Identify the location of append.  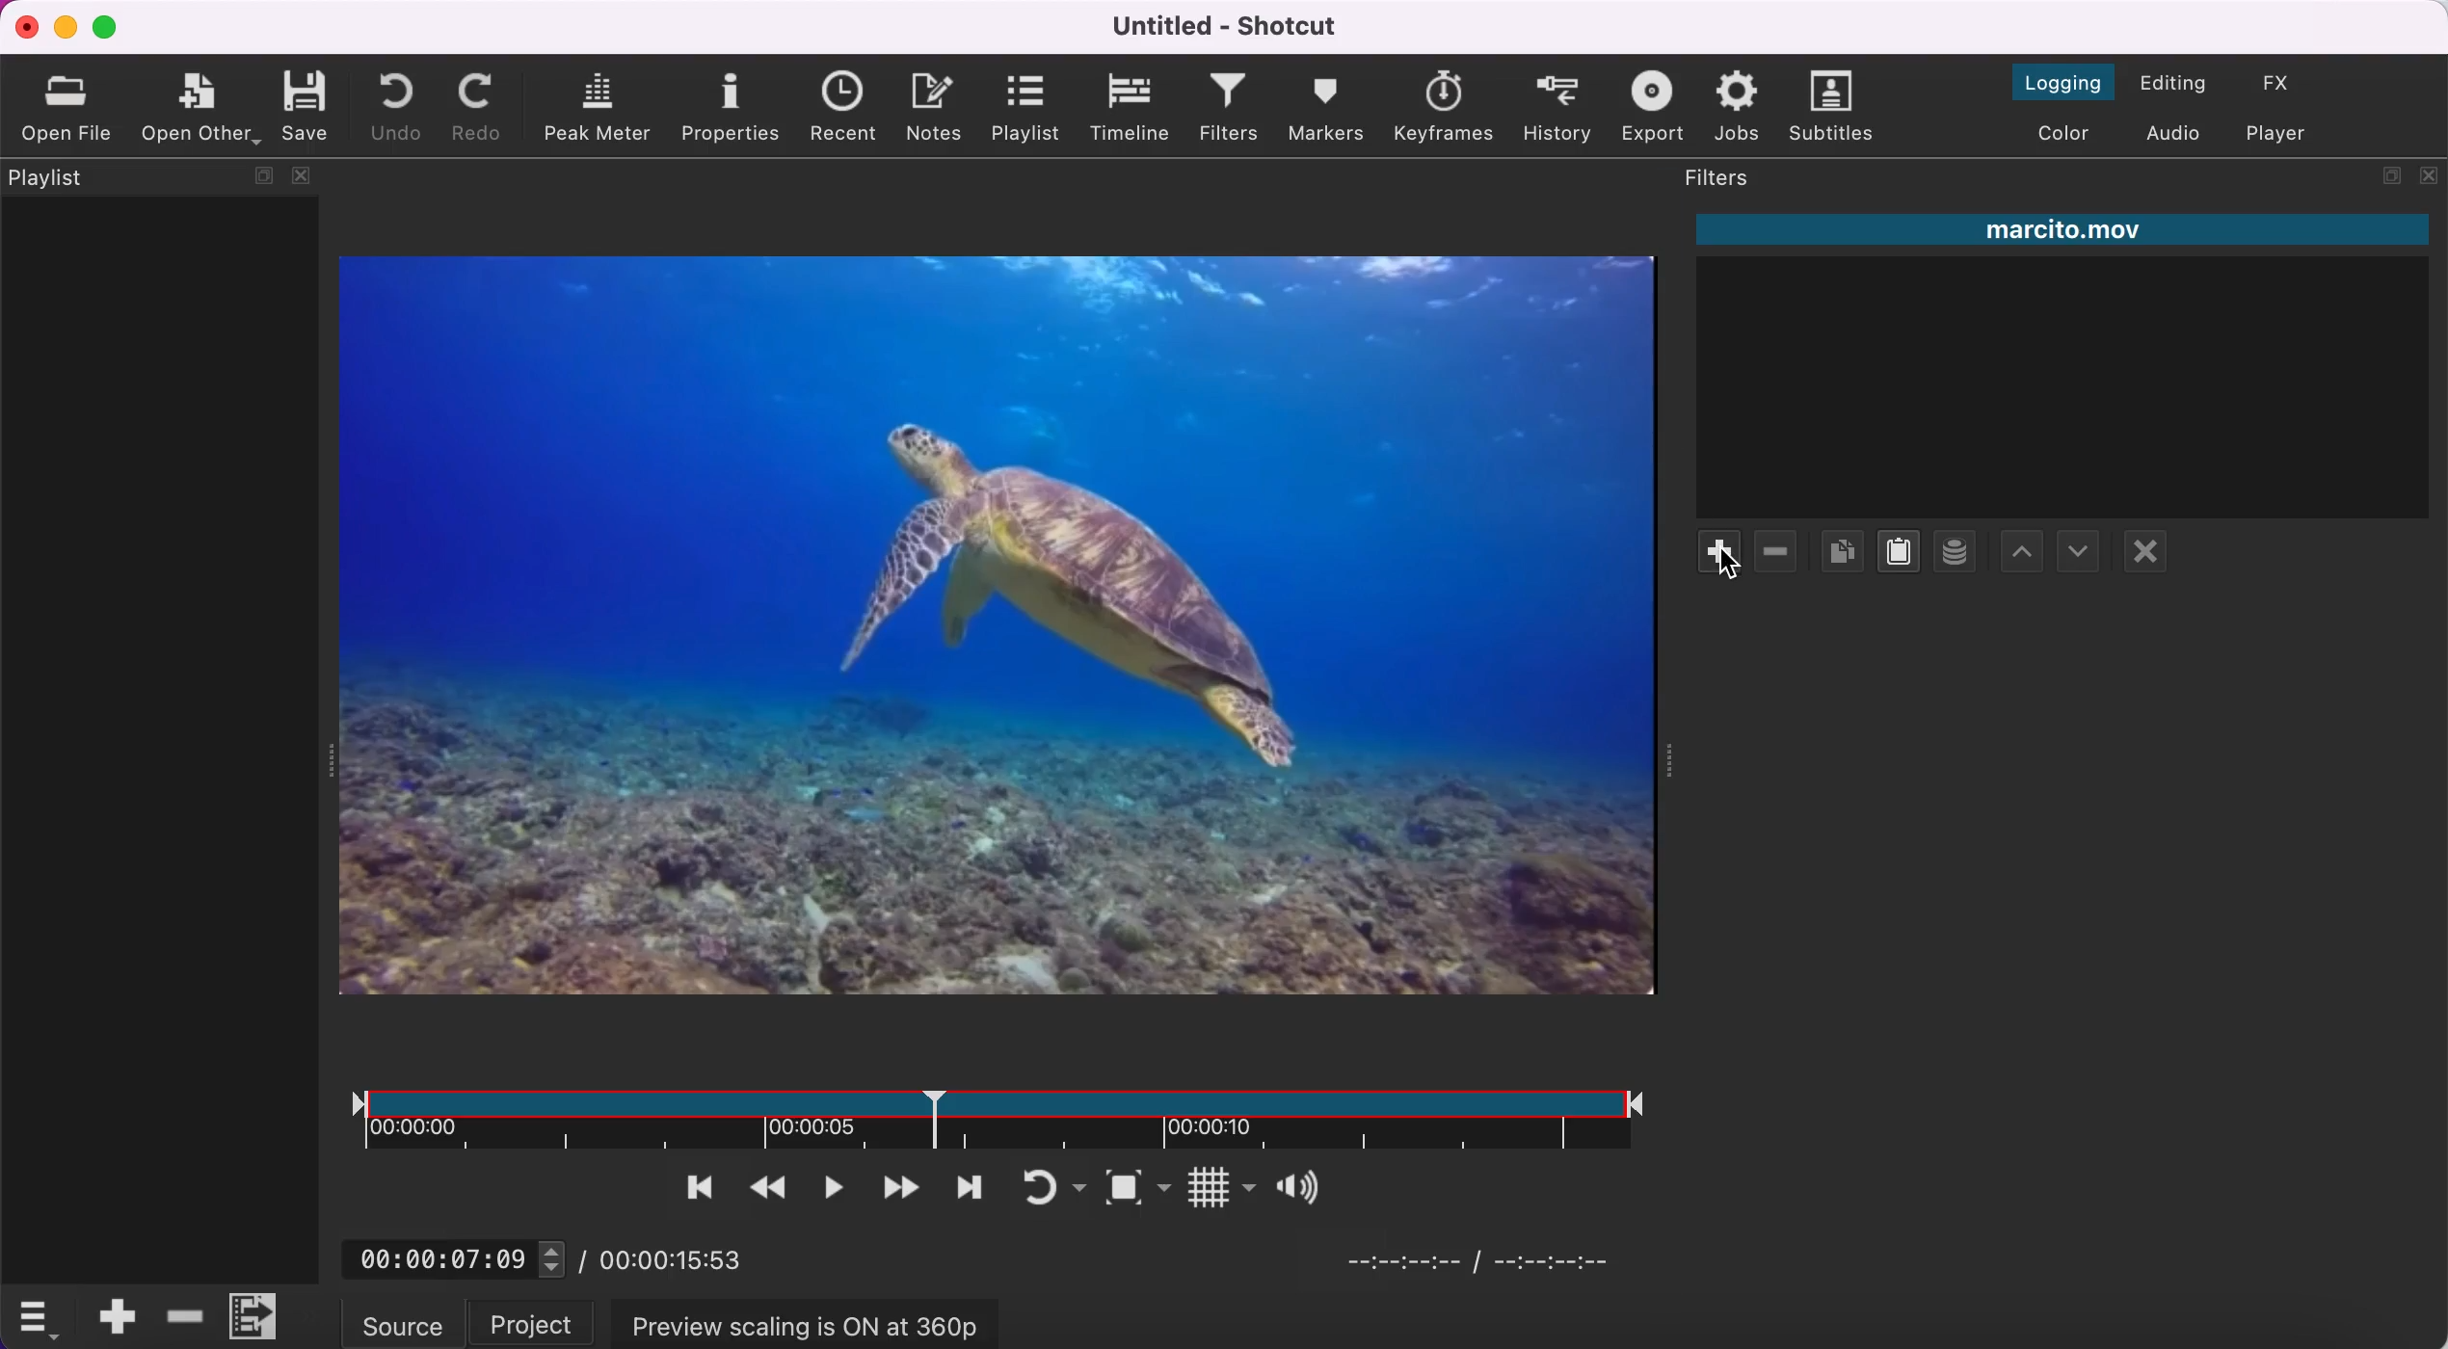
(113, 1315).